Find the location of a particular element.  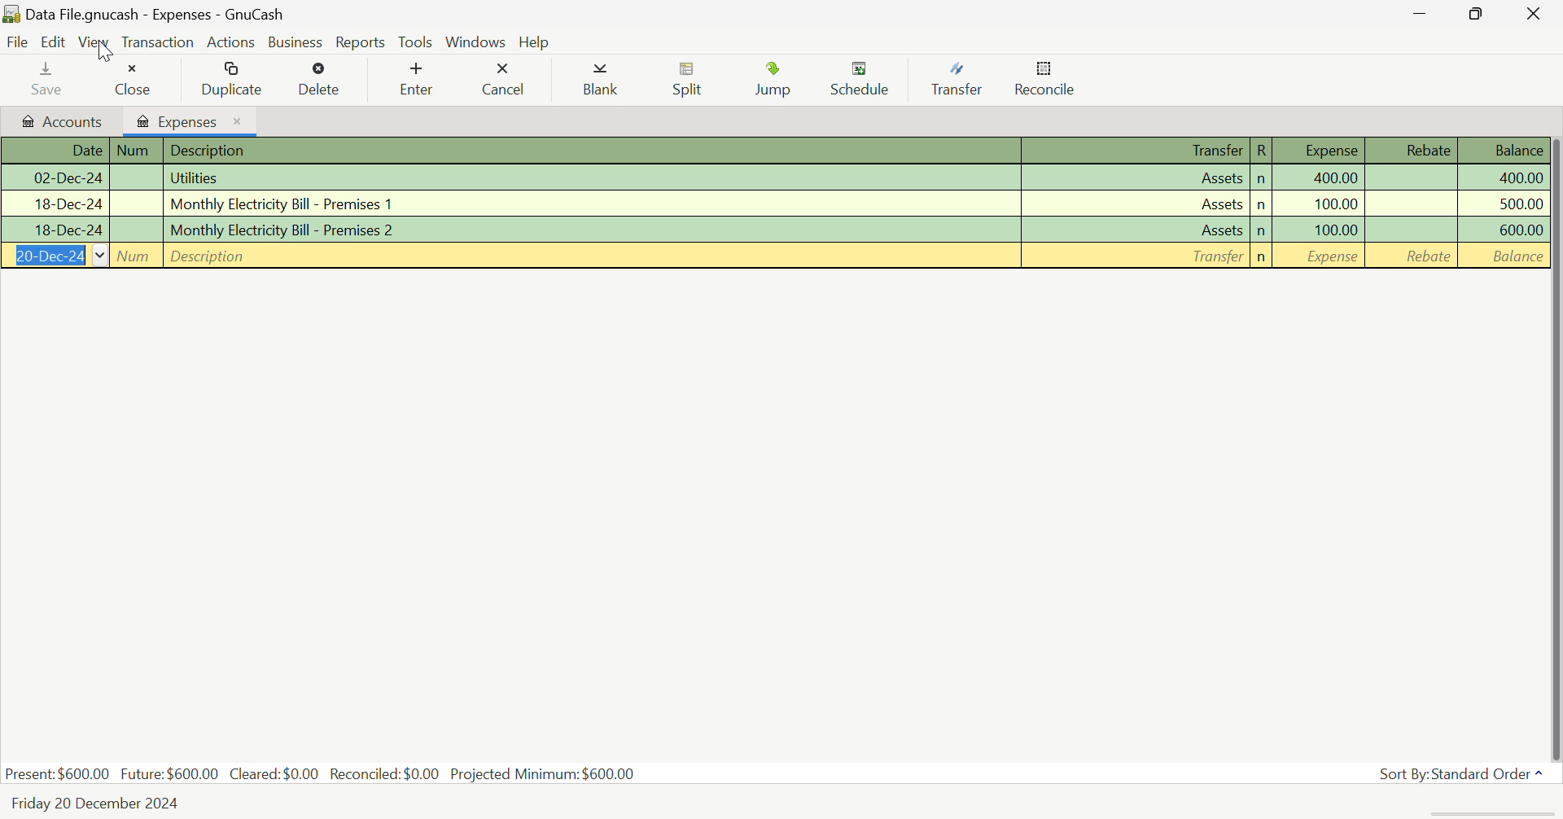

Projected is located at coordinates (542, 773).